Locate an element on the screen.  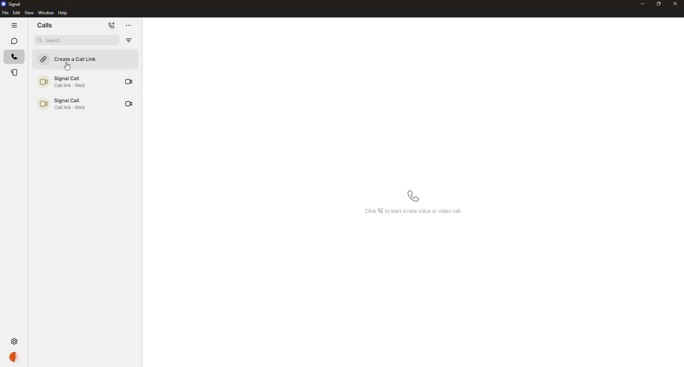
cursor is located at coordinates (67, 66).